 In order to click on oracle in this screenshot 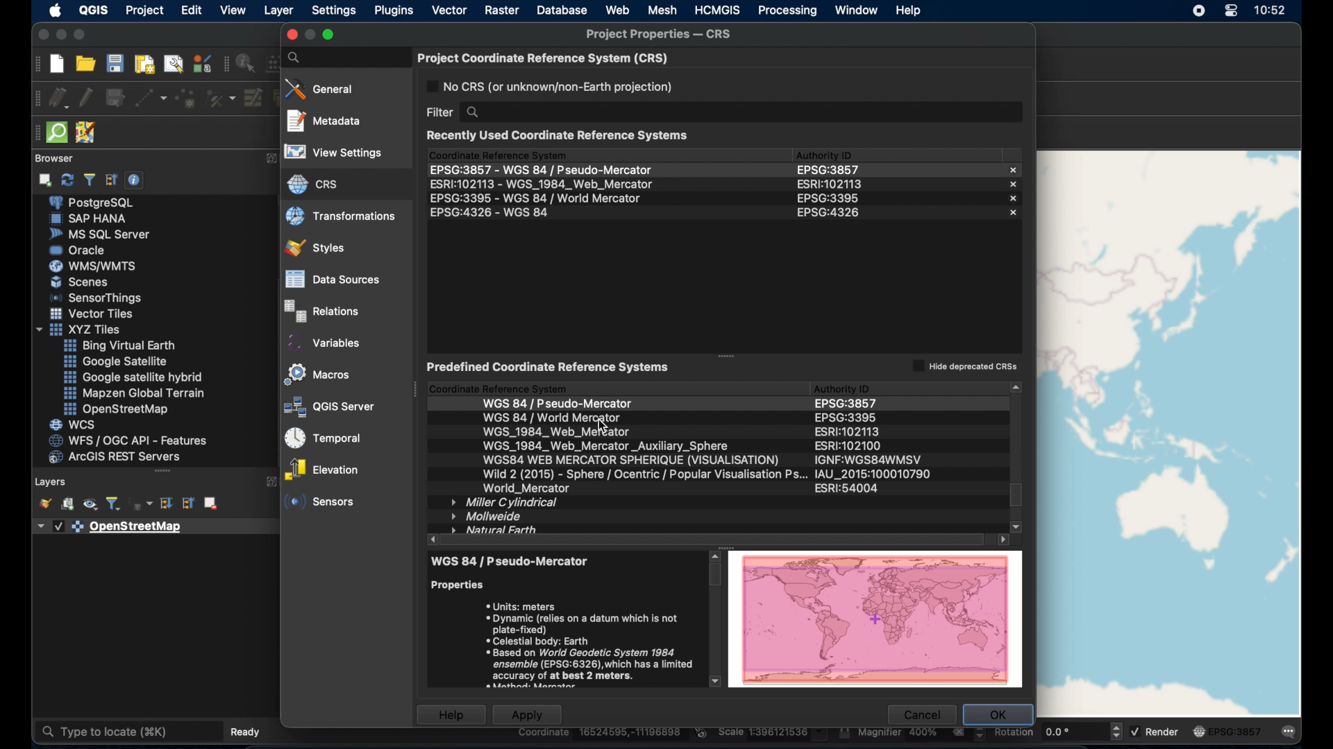, I will do `click(80, 250)`.